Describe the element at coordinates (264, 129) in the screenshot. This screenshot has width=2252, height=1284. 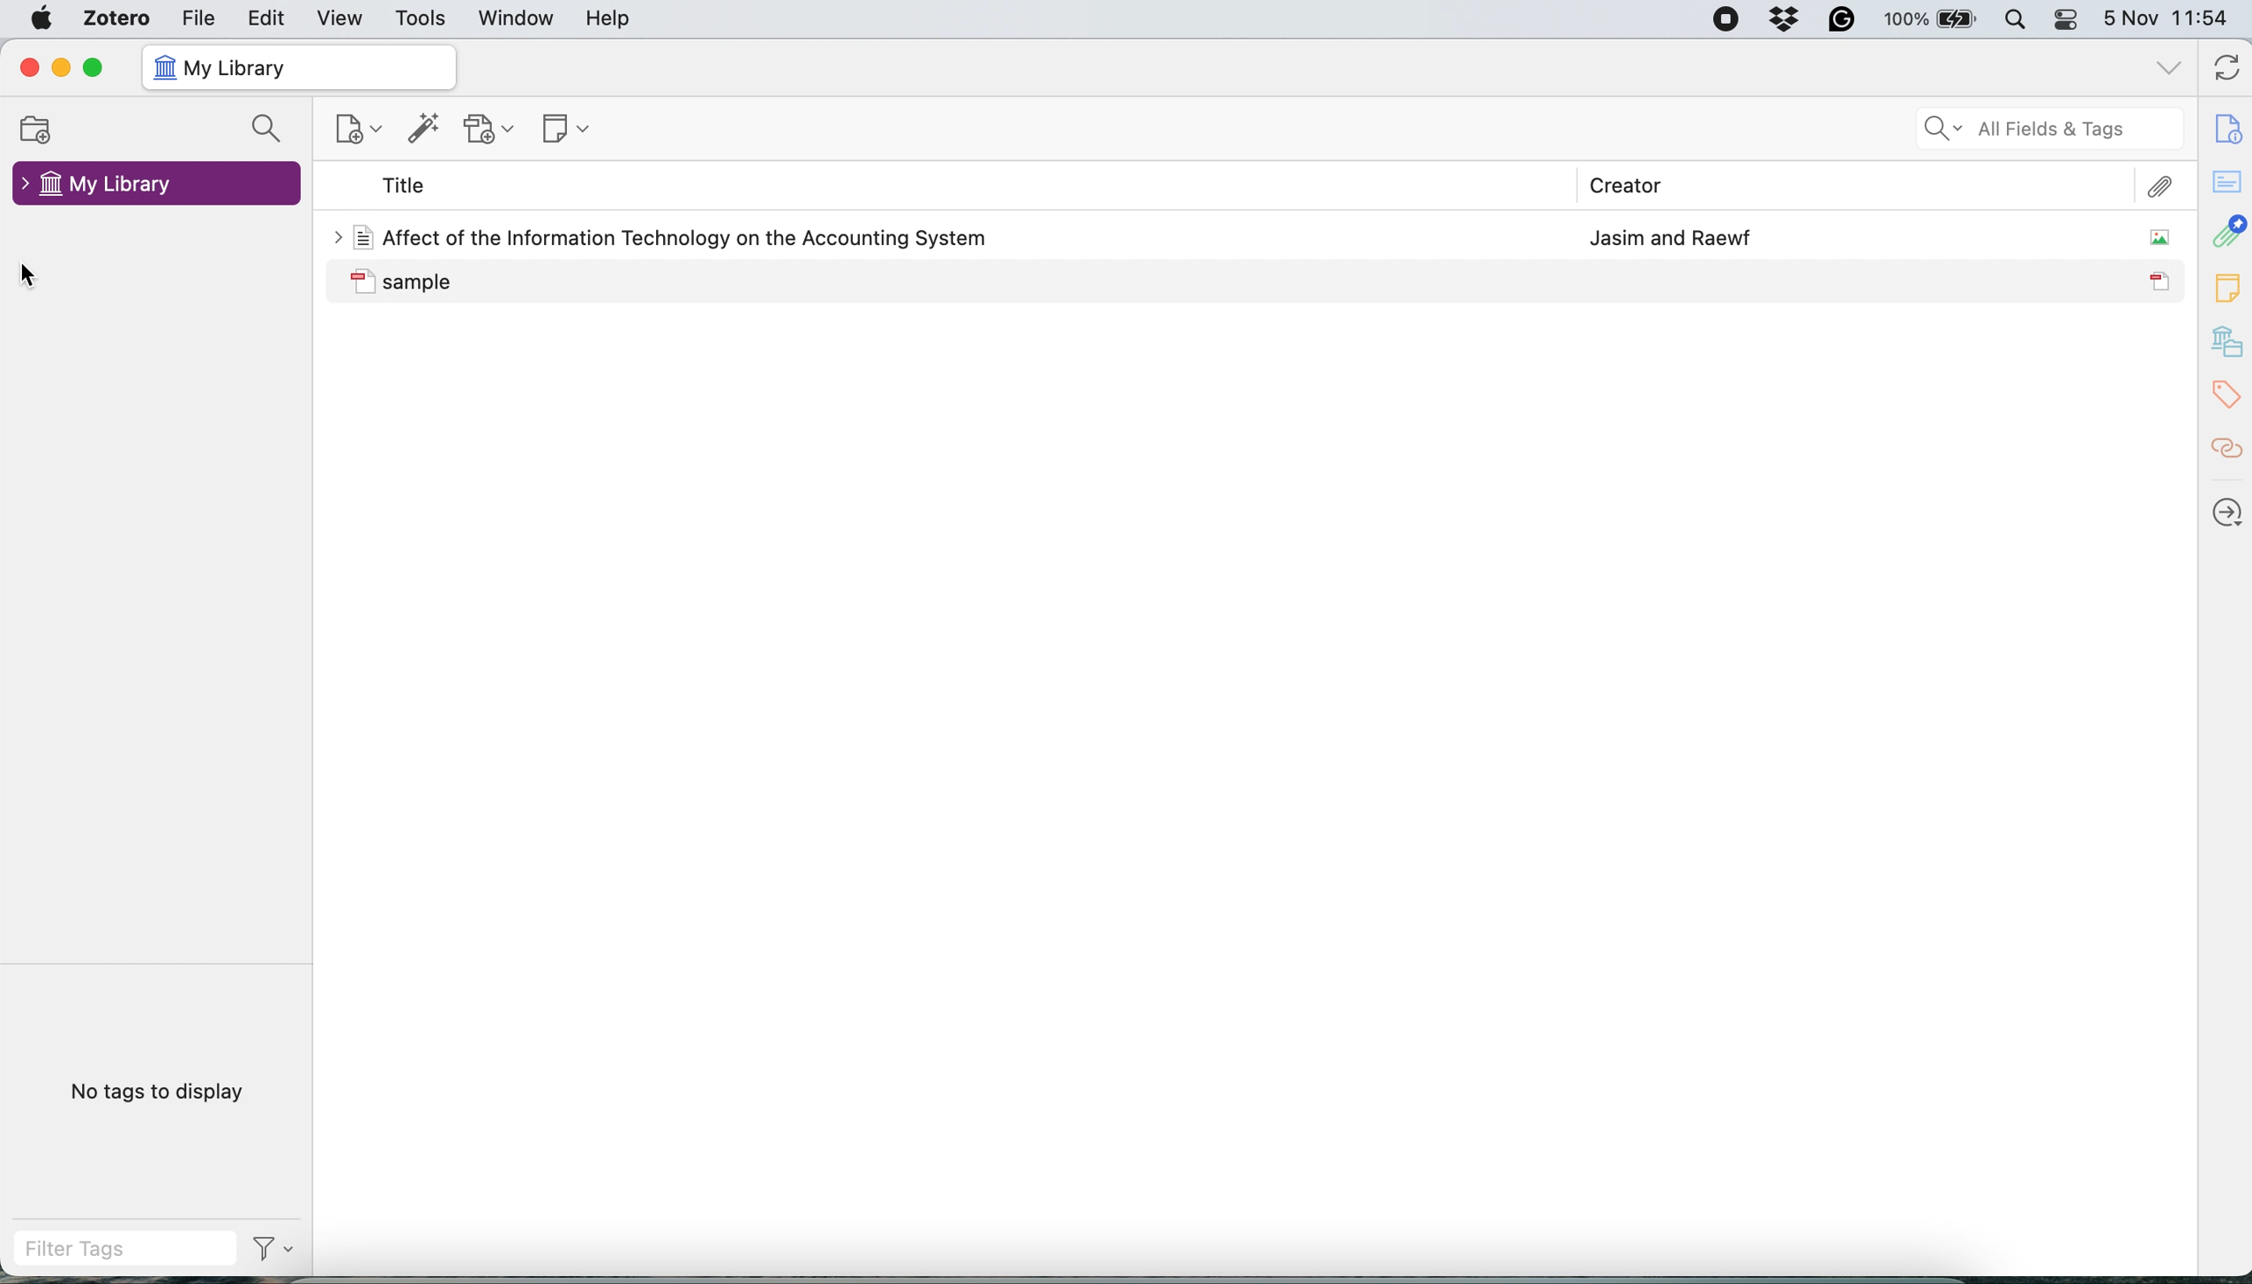
I see `search` at that location.